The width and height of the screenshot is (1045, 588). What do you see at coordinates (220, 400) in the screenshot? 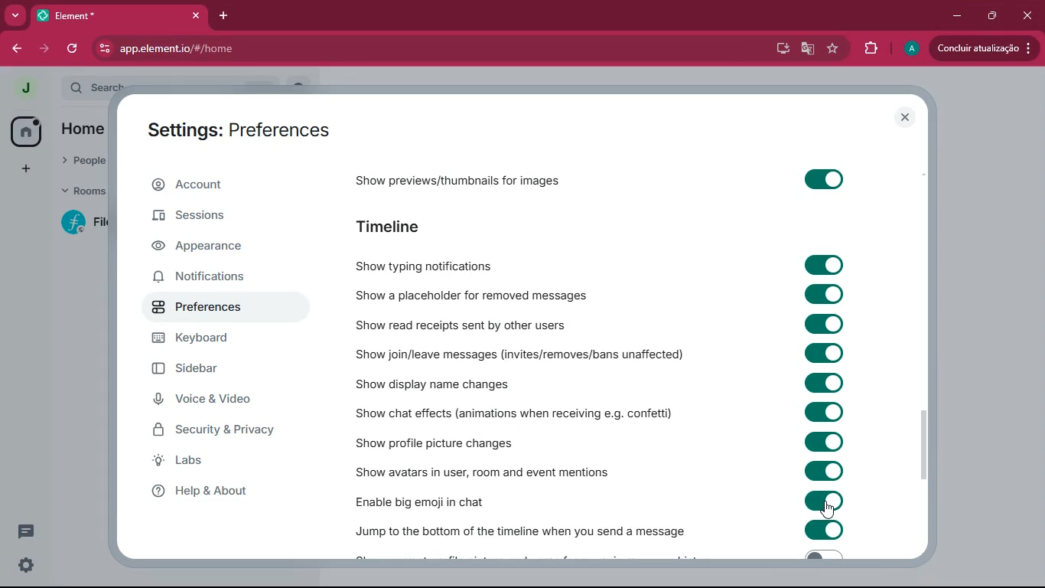
I see `voice & video` at bounding box center [220, 400].